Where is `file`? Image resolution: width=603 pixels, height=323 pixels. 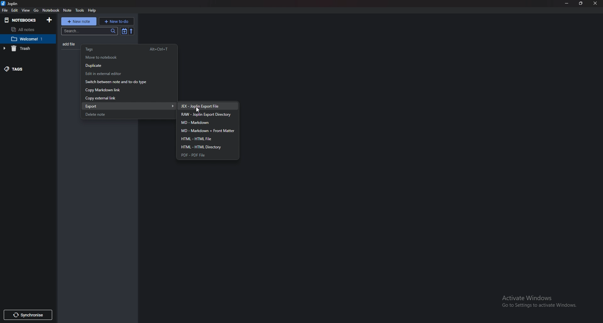
file is located at coordinates (6, 11).